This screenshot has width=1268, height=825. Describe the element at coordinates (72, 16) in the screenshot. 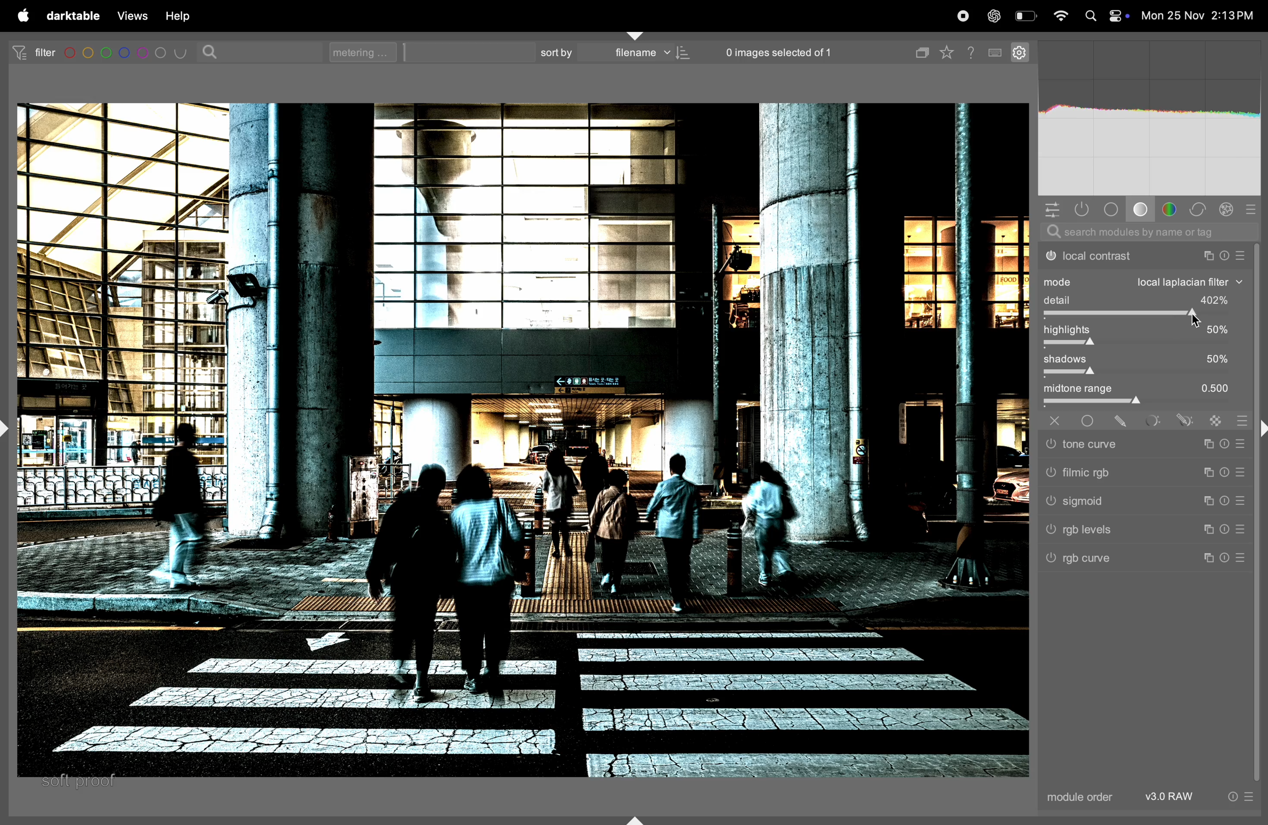

I see `darktable` at that location.